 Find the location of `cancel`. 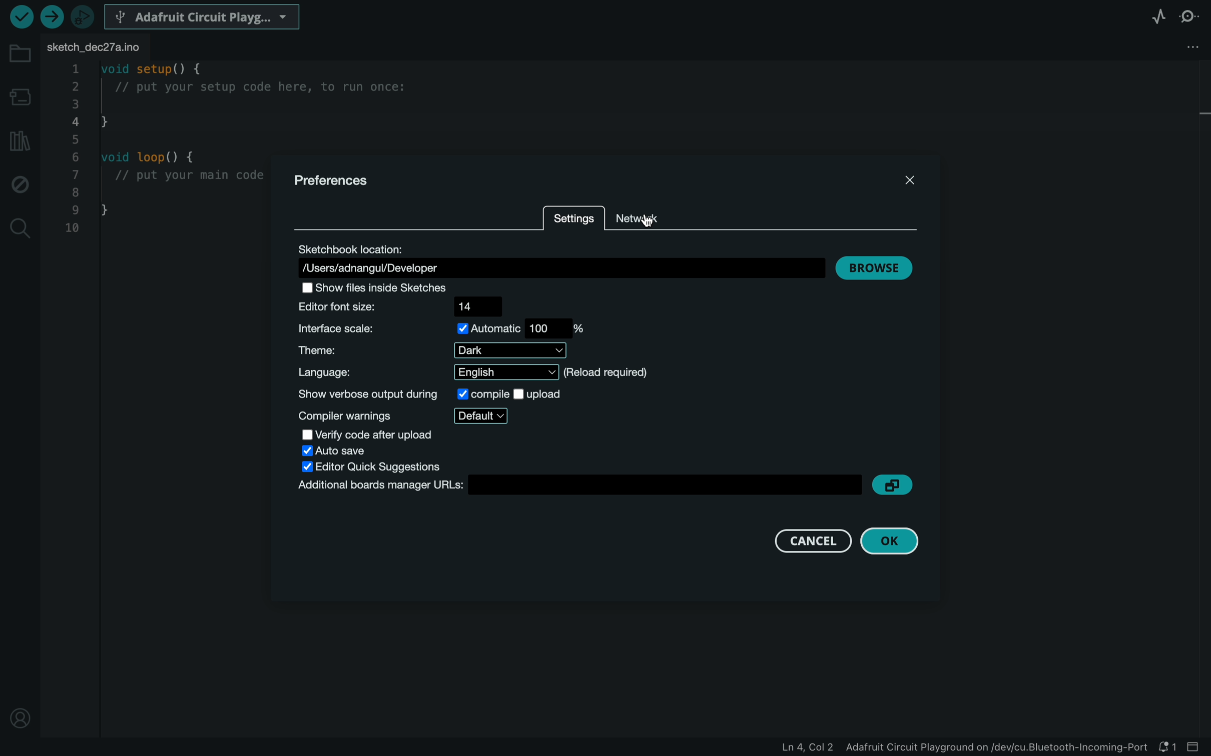

cancel is located at coordinates (812, 537).